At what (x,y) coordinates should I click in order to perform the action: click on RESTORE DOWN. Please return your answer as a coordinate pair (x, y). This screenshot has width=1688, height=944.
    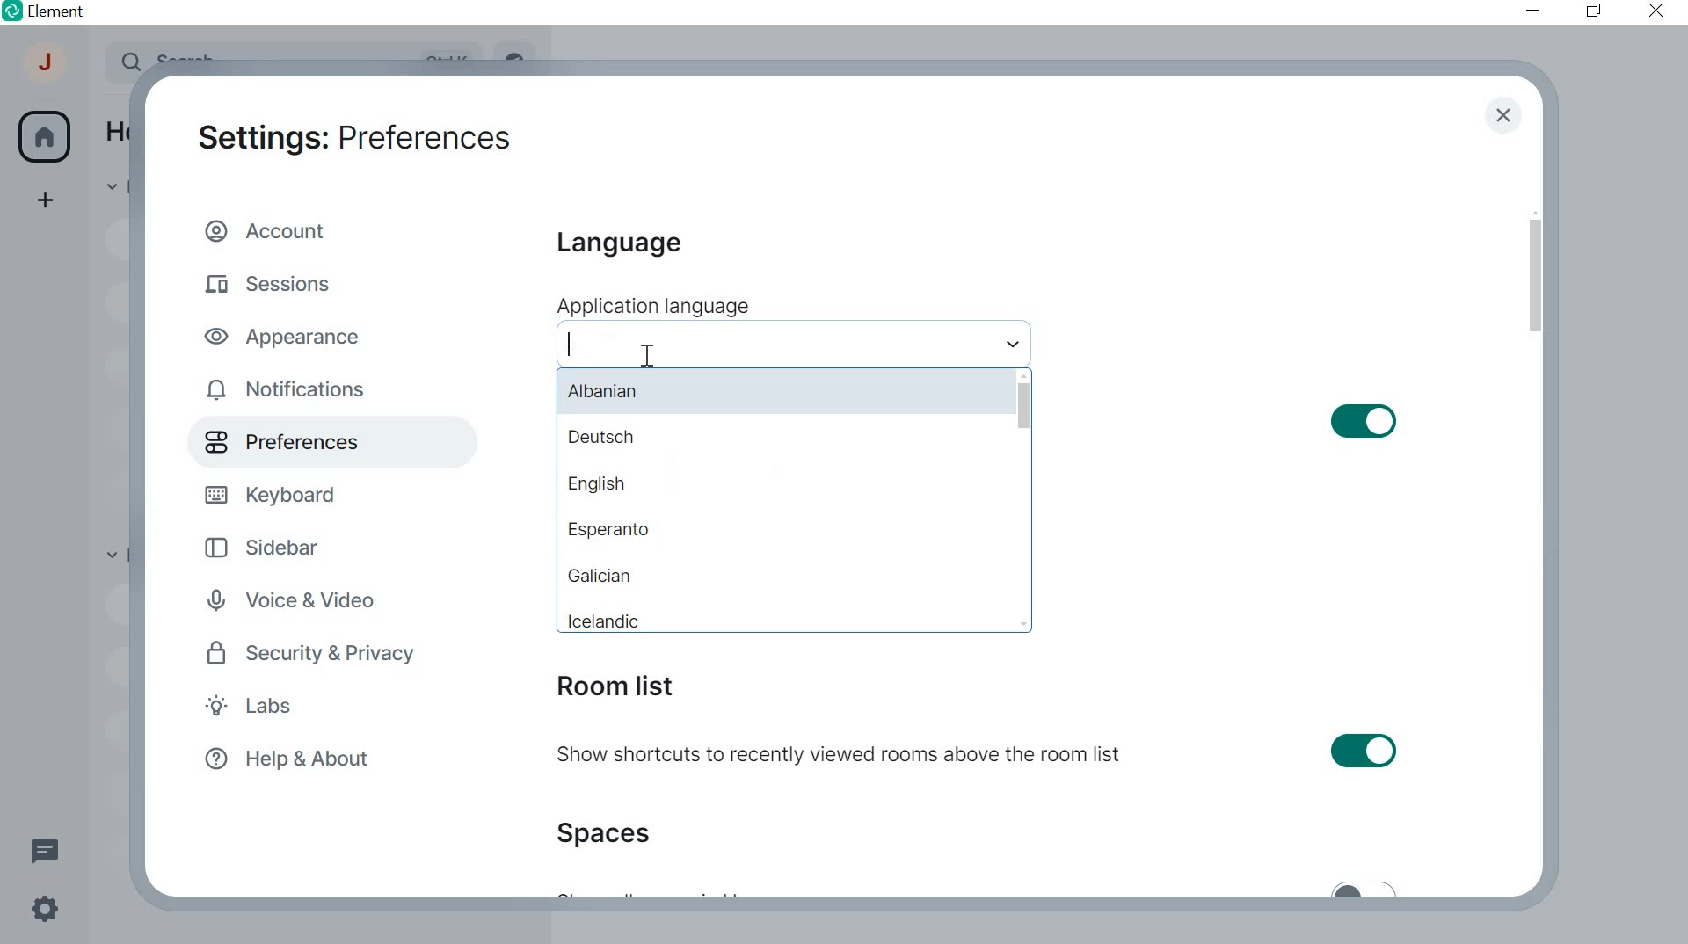
    Looking at the image, I should click on (1593, 11).